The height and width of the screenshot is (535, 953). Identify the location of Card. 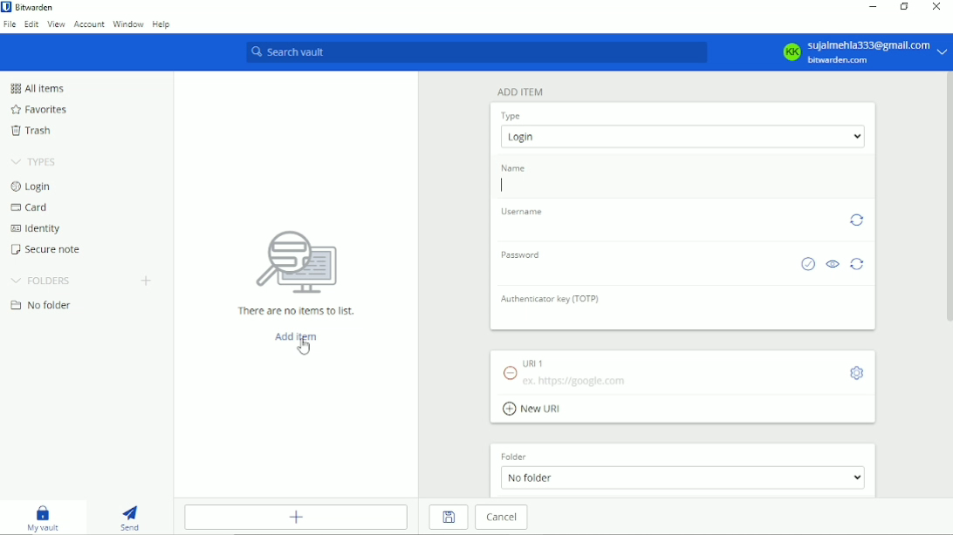
(32, 207).